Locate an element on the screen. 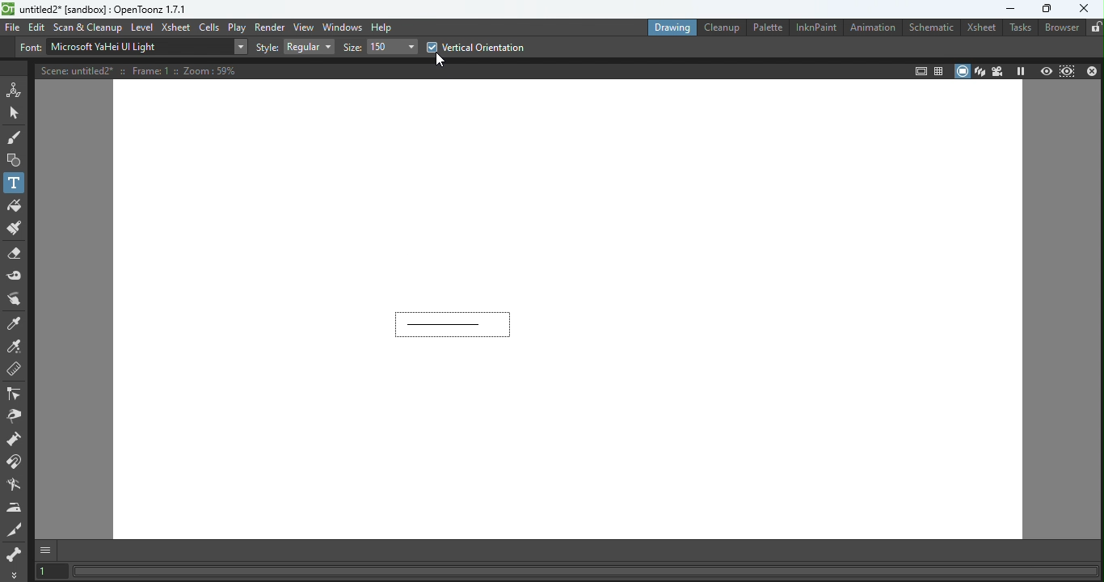 Image resolution: width=1104 pixels, height=582 pixels. Freeze is located at coordinates (1019, 70).